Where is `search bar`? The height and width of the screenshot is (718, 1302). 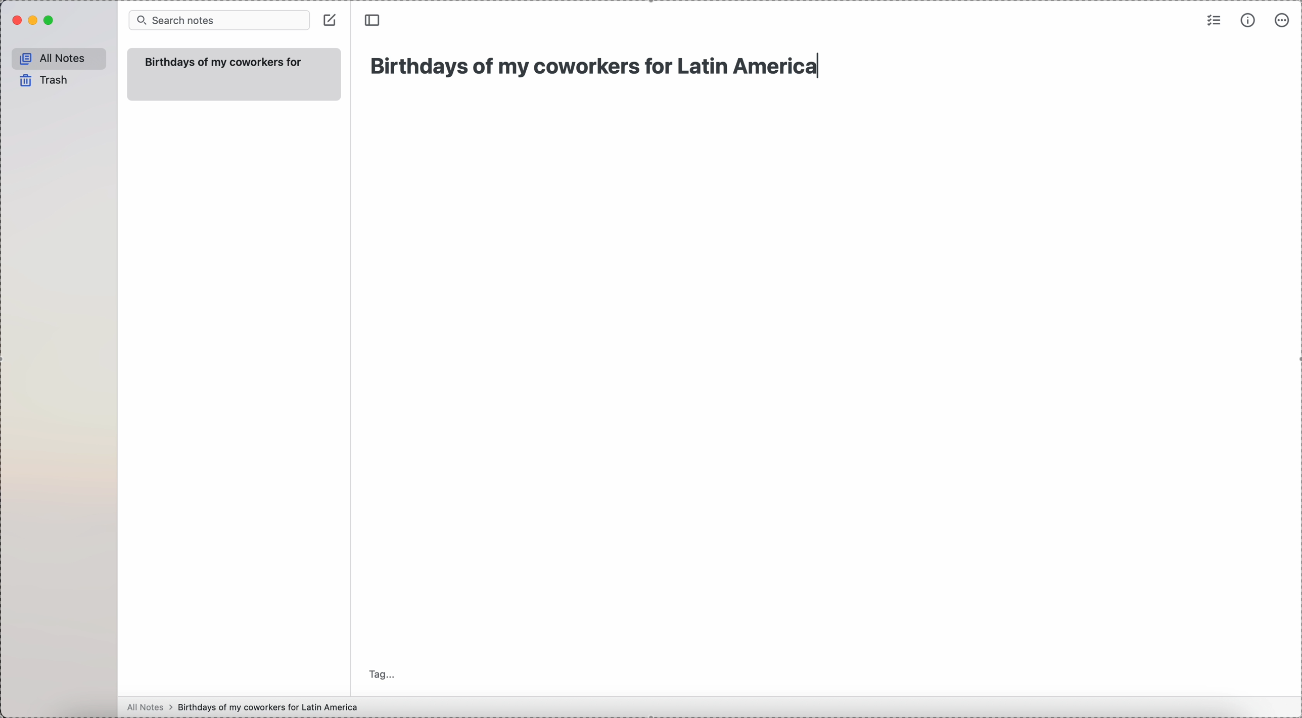 search bar is located at coordinates (218, 19).